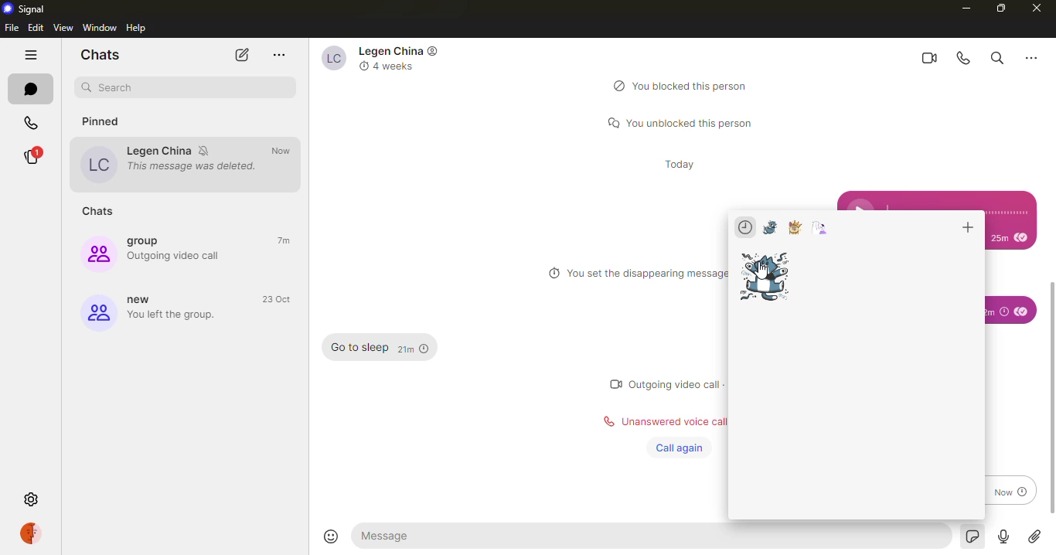  Describe the element at coordinates (278, 54) in the screenshot. I see `more` at that location.